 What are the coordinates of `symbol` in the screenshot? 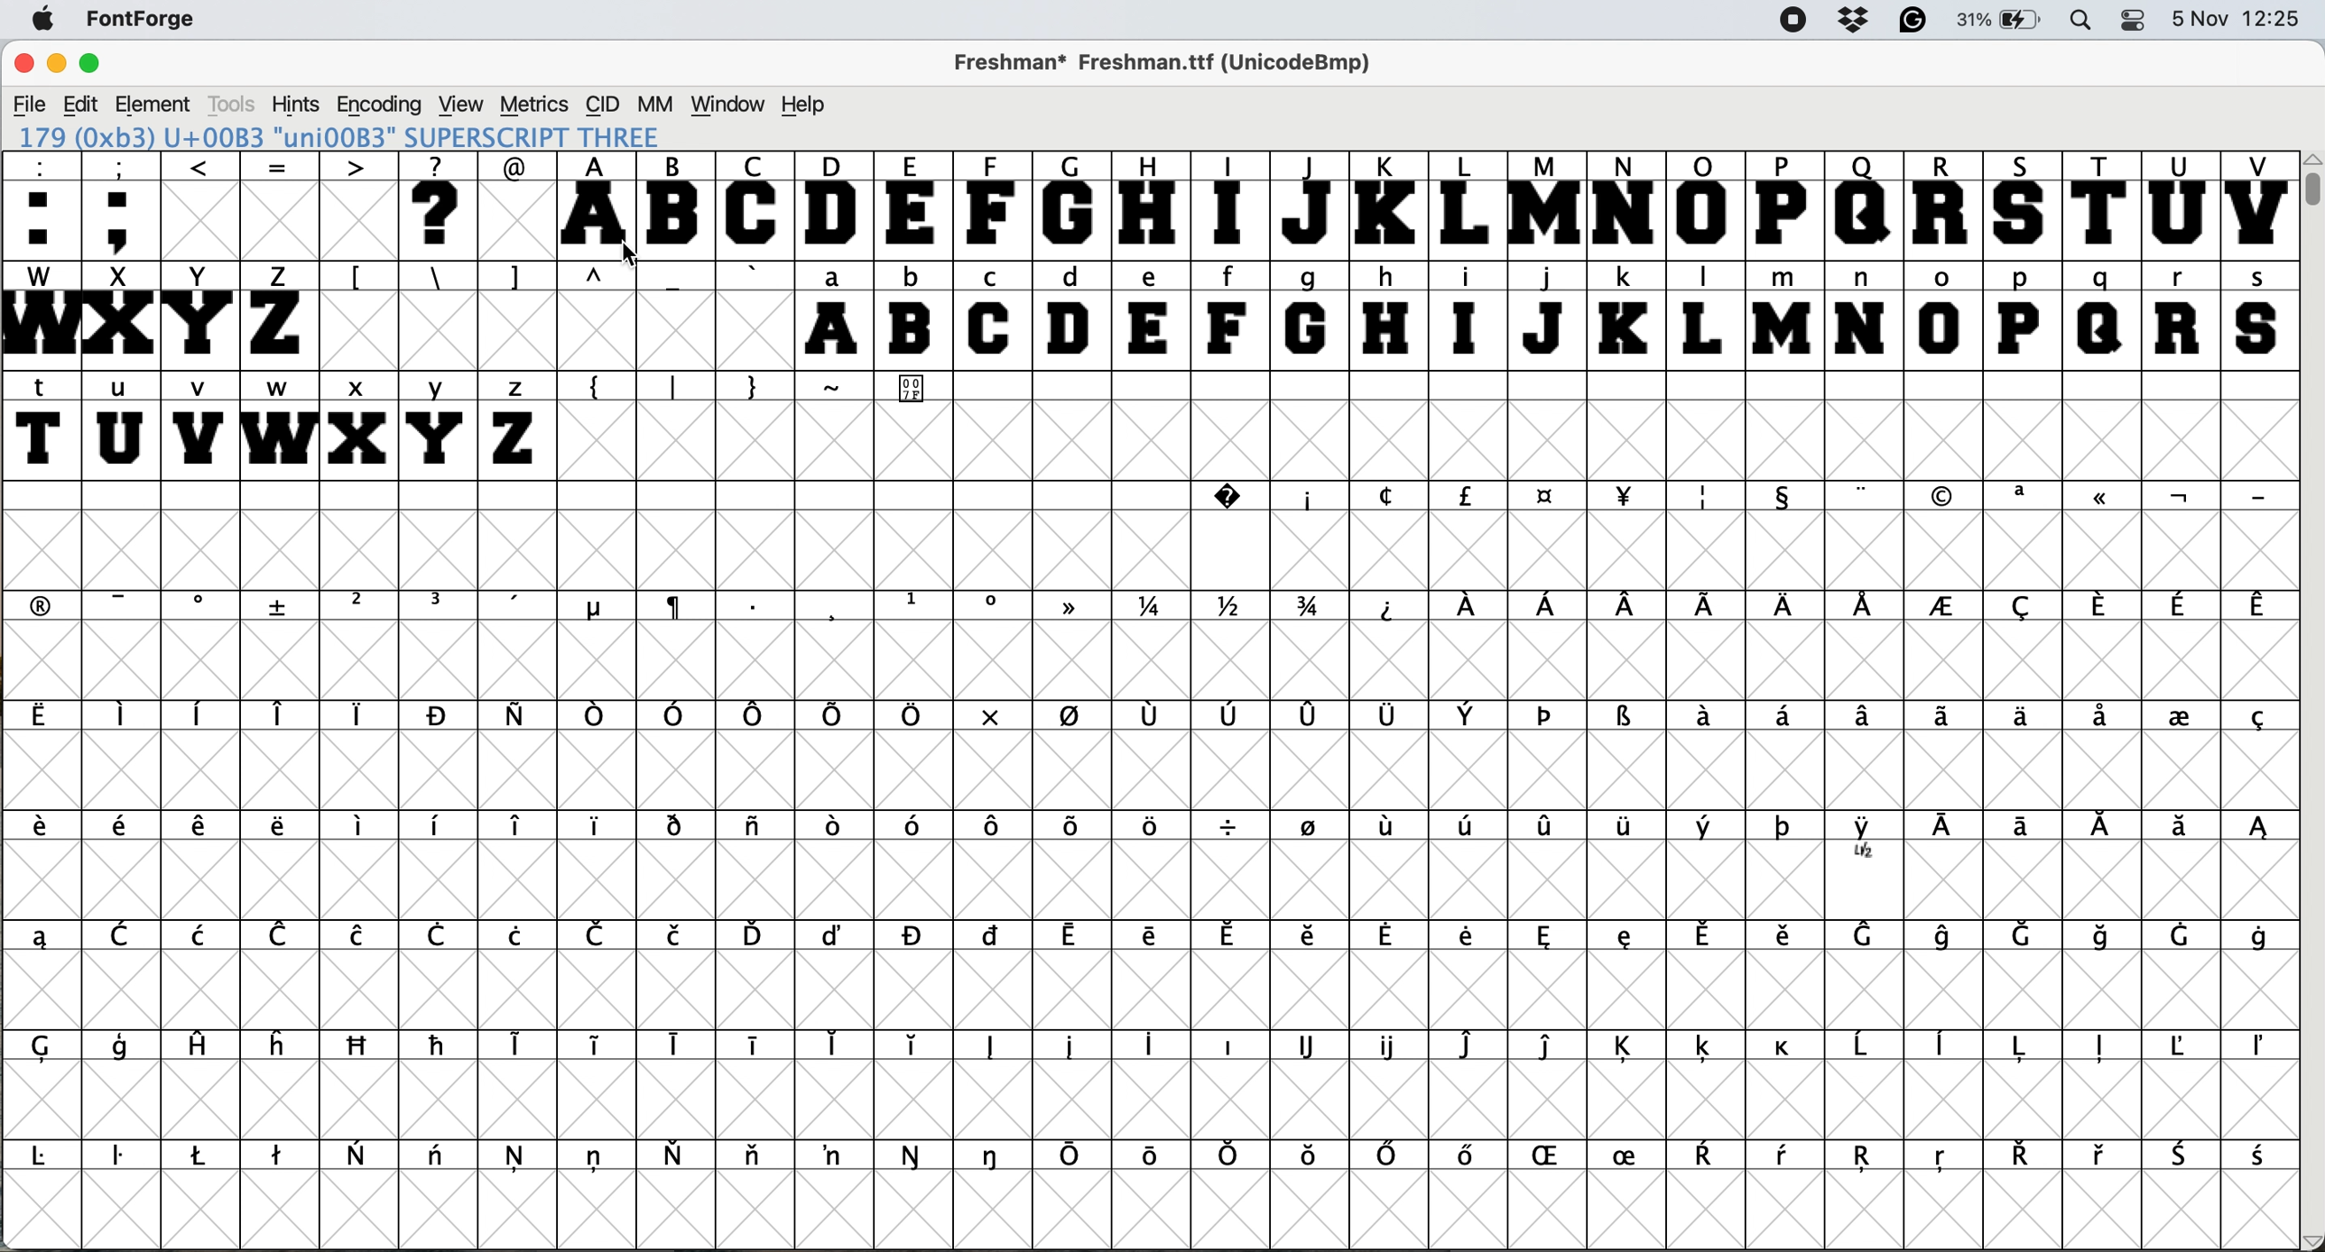 It's located at (1942, 608).